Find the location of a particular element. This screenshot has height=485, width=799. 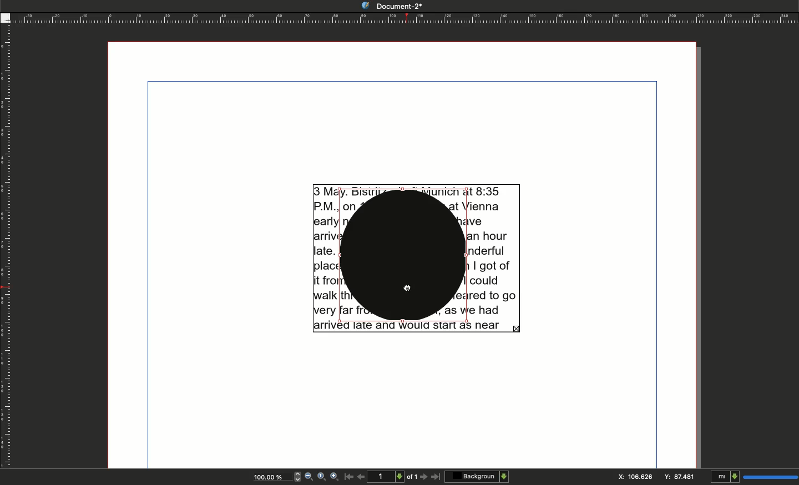

Zoom is located at coordinates (271, 476).